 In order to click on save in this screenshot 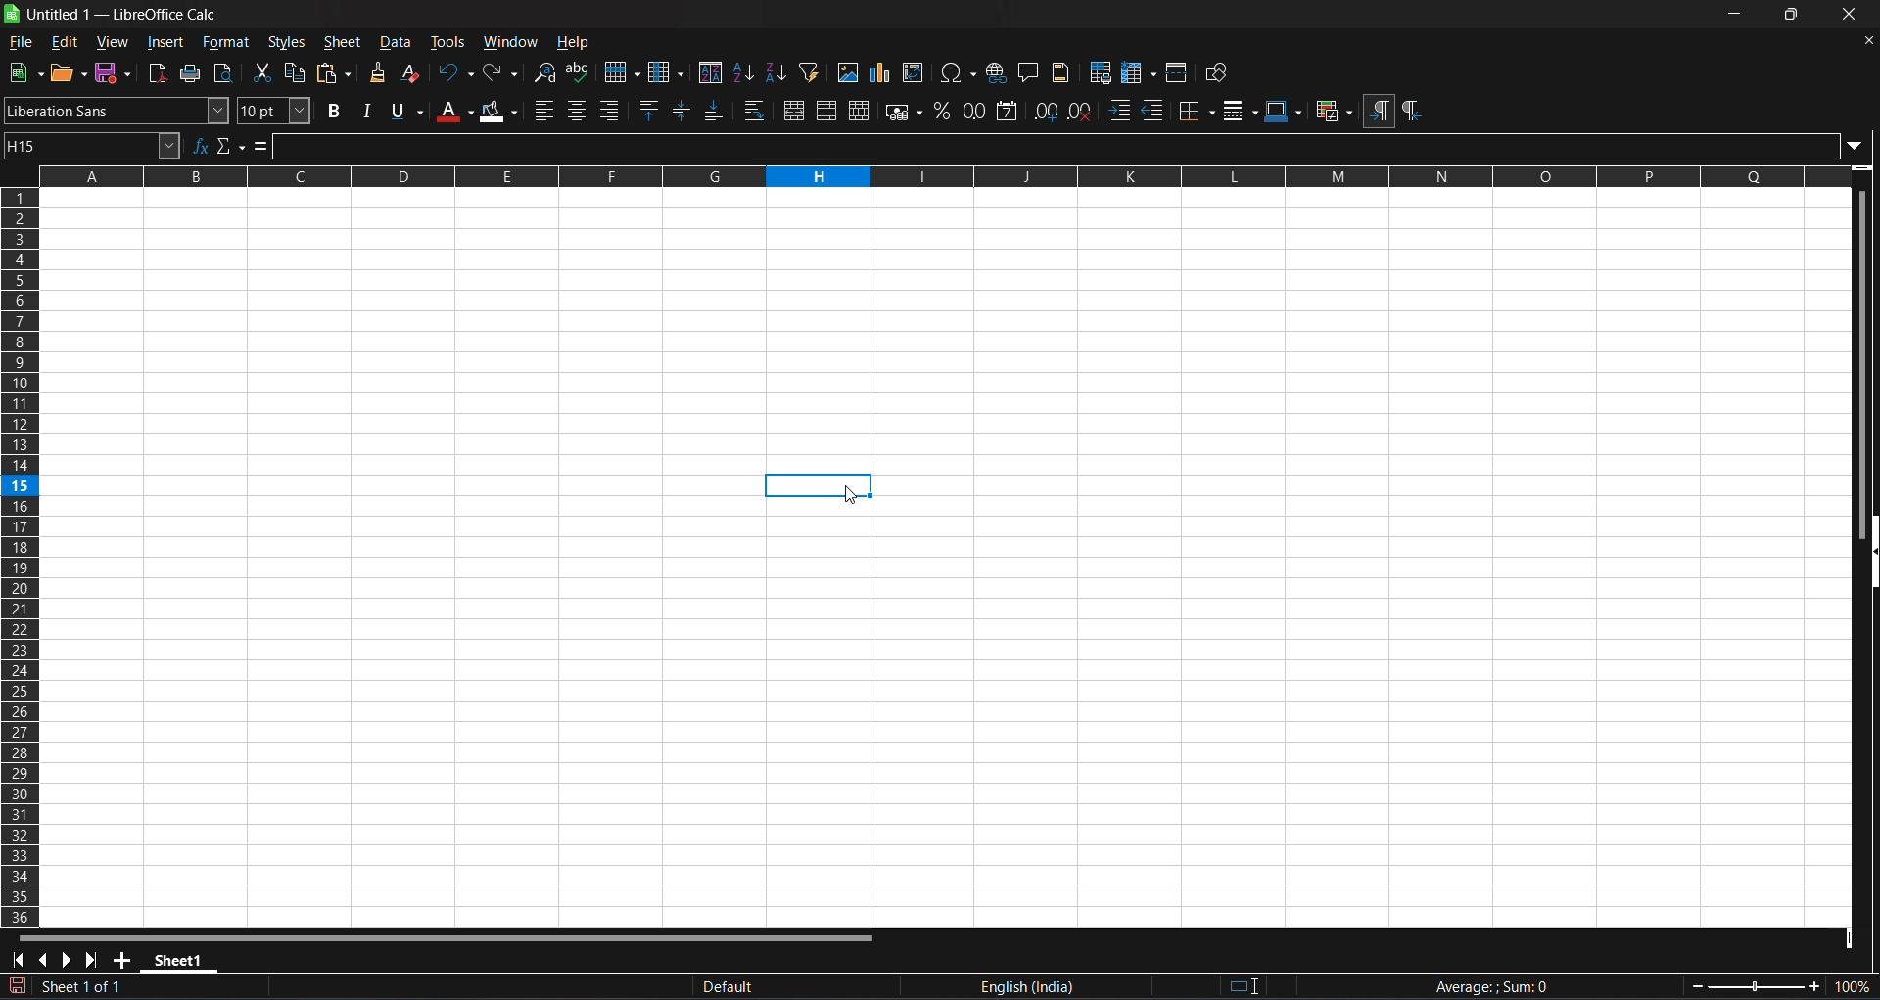, I will do `click(114, 72)`.